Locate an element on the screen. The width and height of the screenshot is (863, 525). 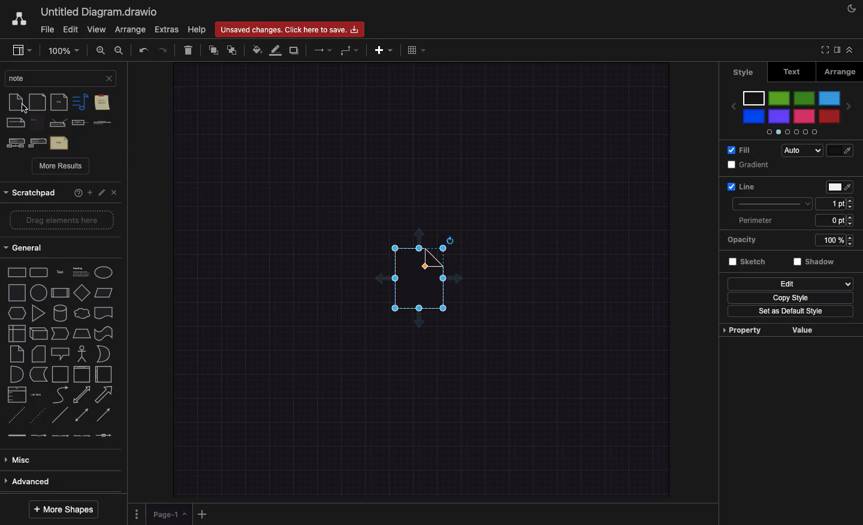
next is located at coordinates (849, 109).